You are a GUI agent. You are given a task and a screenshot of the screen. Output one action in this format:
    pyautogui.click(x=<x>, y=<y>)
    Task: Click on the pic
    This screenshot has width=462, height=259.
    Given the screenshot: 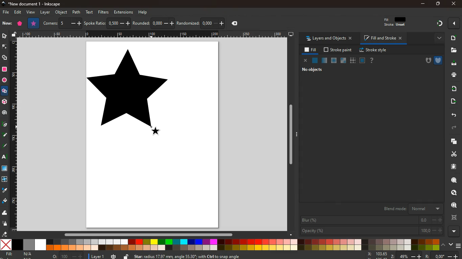 What is the action you would take?
    pyautogui.click(x=4, y=125)
    